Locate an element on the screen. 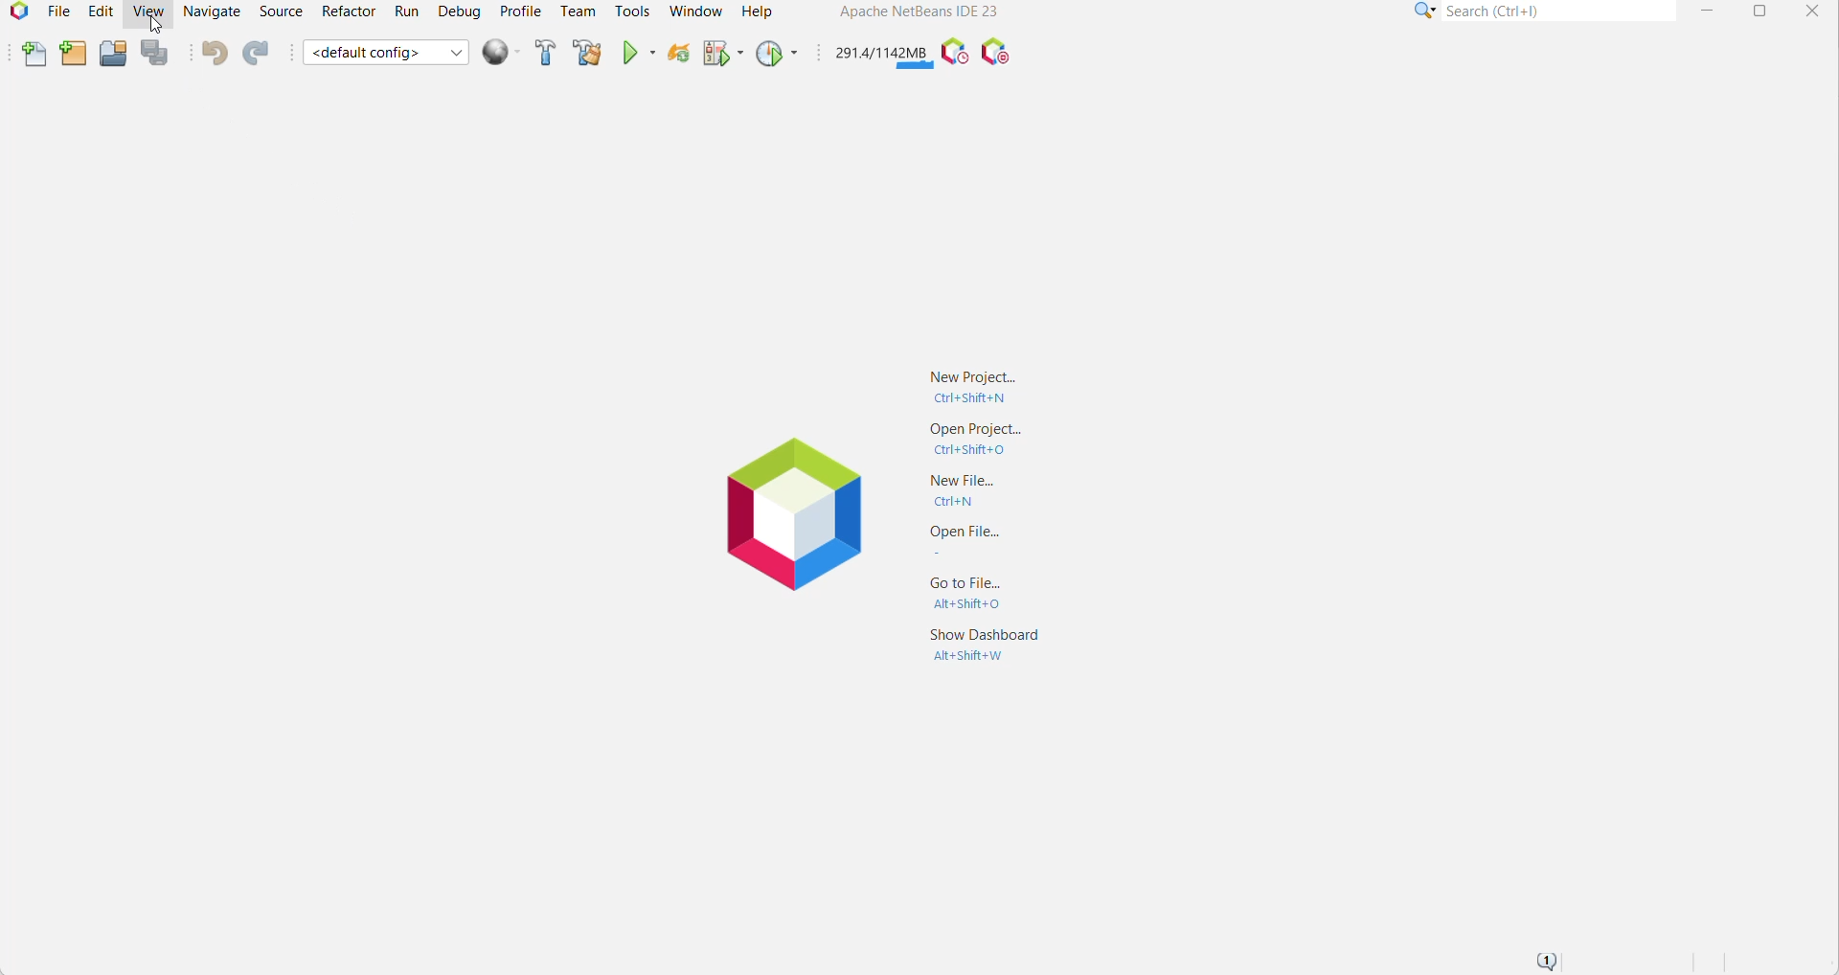 The image size is (1839, 975). Pointer Cursor is located at coordinates (154, 29).